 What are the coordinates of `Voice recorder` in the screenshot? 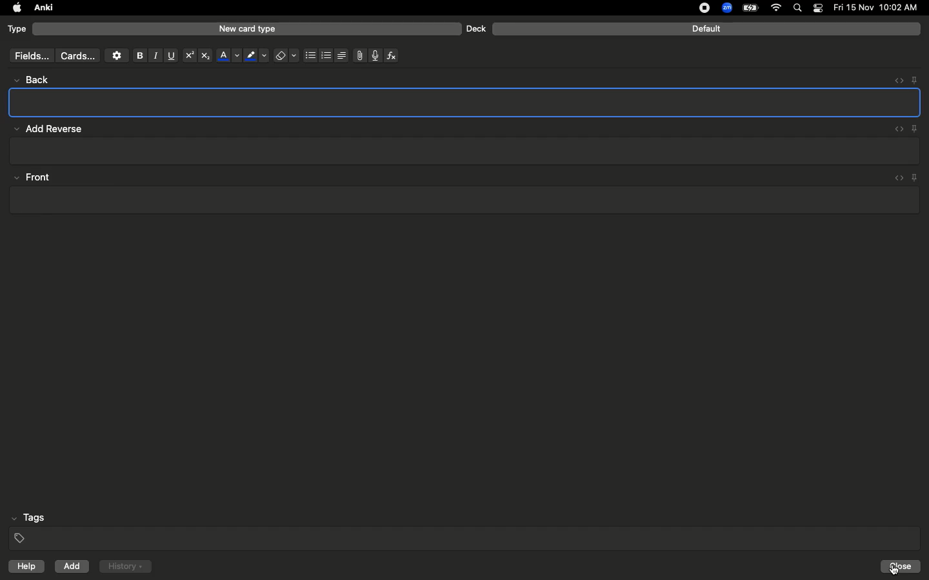 It's located at (374, 54).